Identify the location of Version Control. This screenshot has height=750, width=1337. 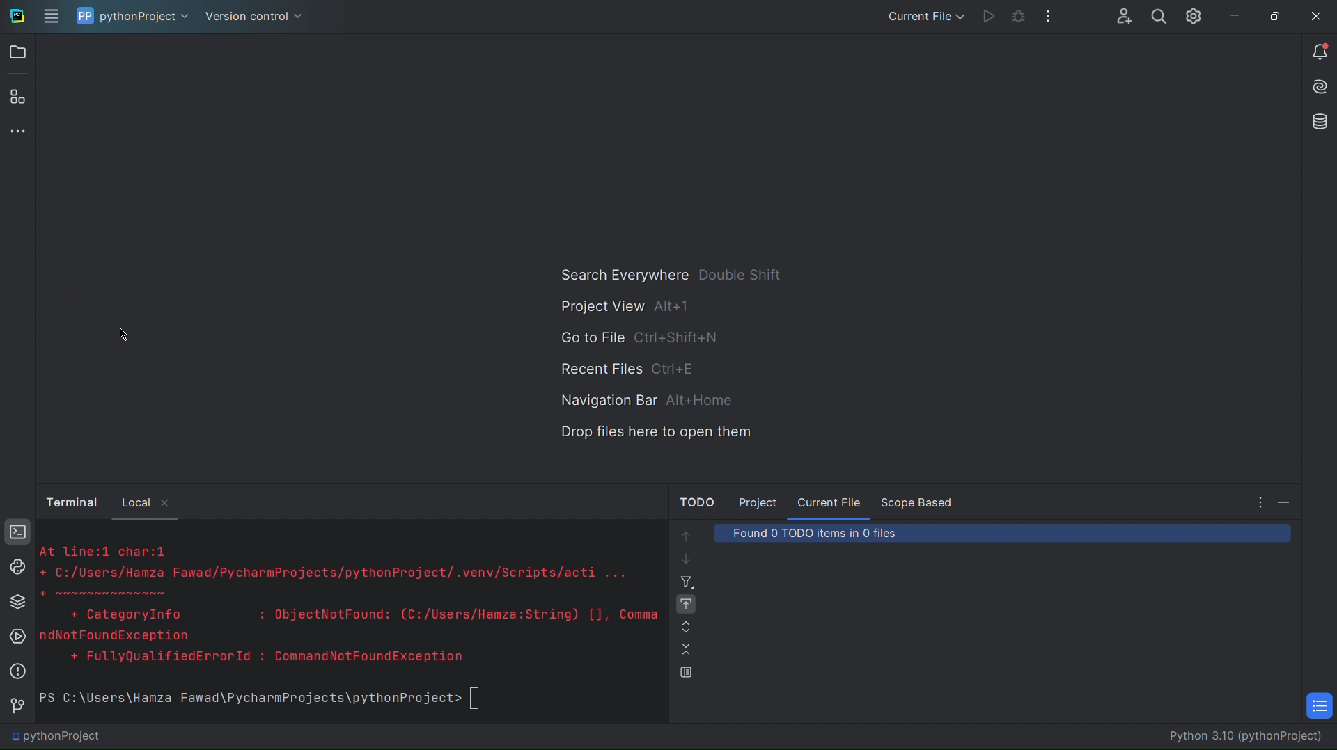
(256, 17).